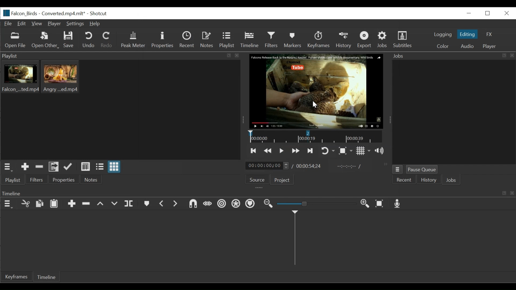  What do you see at coordinates (364, 151) in the screenshot?
I see `Toggle grid display on the player` at bounding box center [364, 151].